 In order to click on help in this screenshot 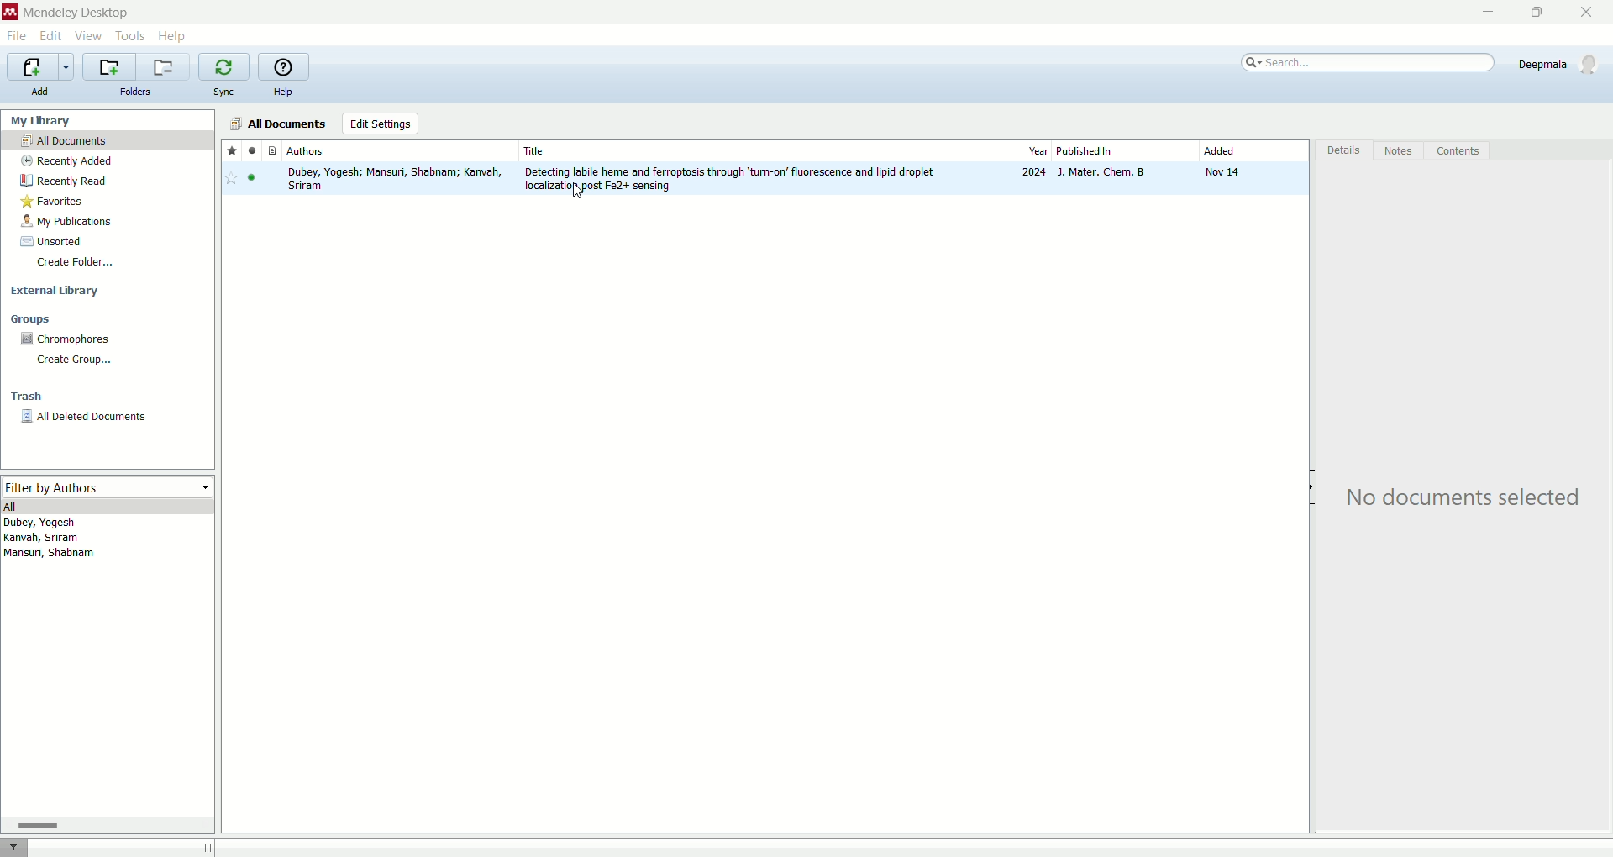, I will do `click(172, 36)`.